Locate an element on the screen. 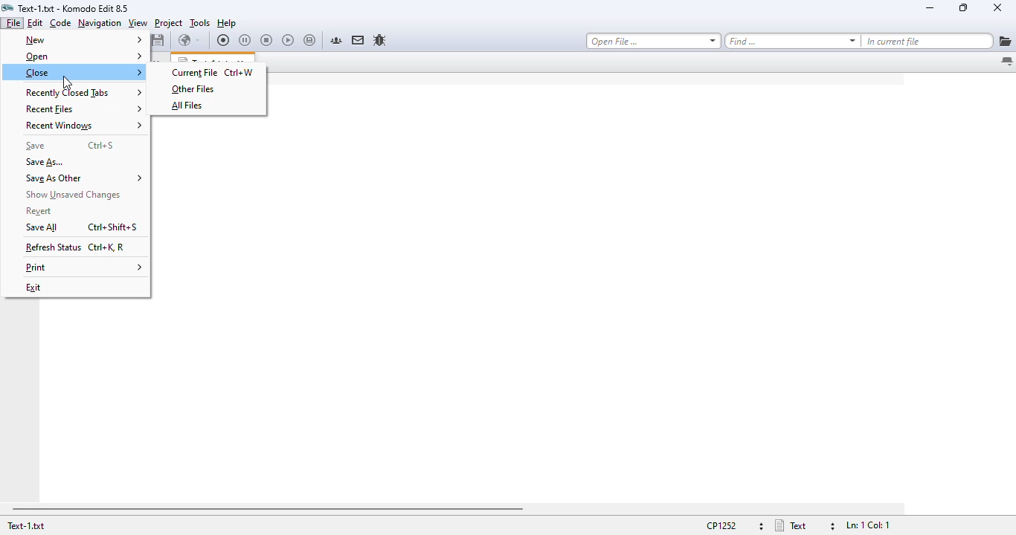 Image resolution: width=1016 pixels, height=535 pixels. all files is located at coordinates (187, 106).